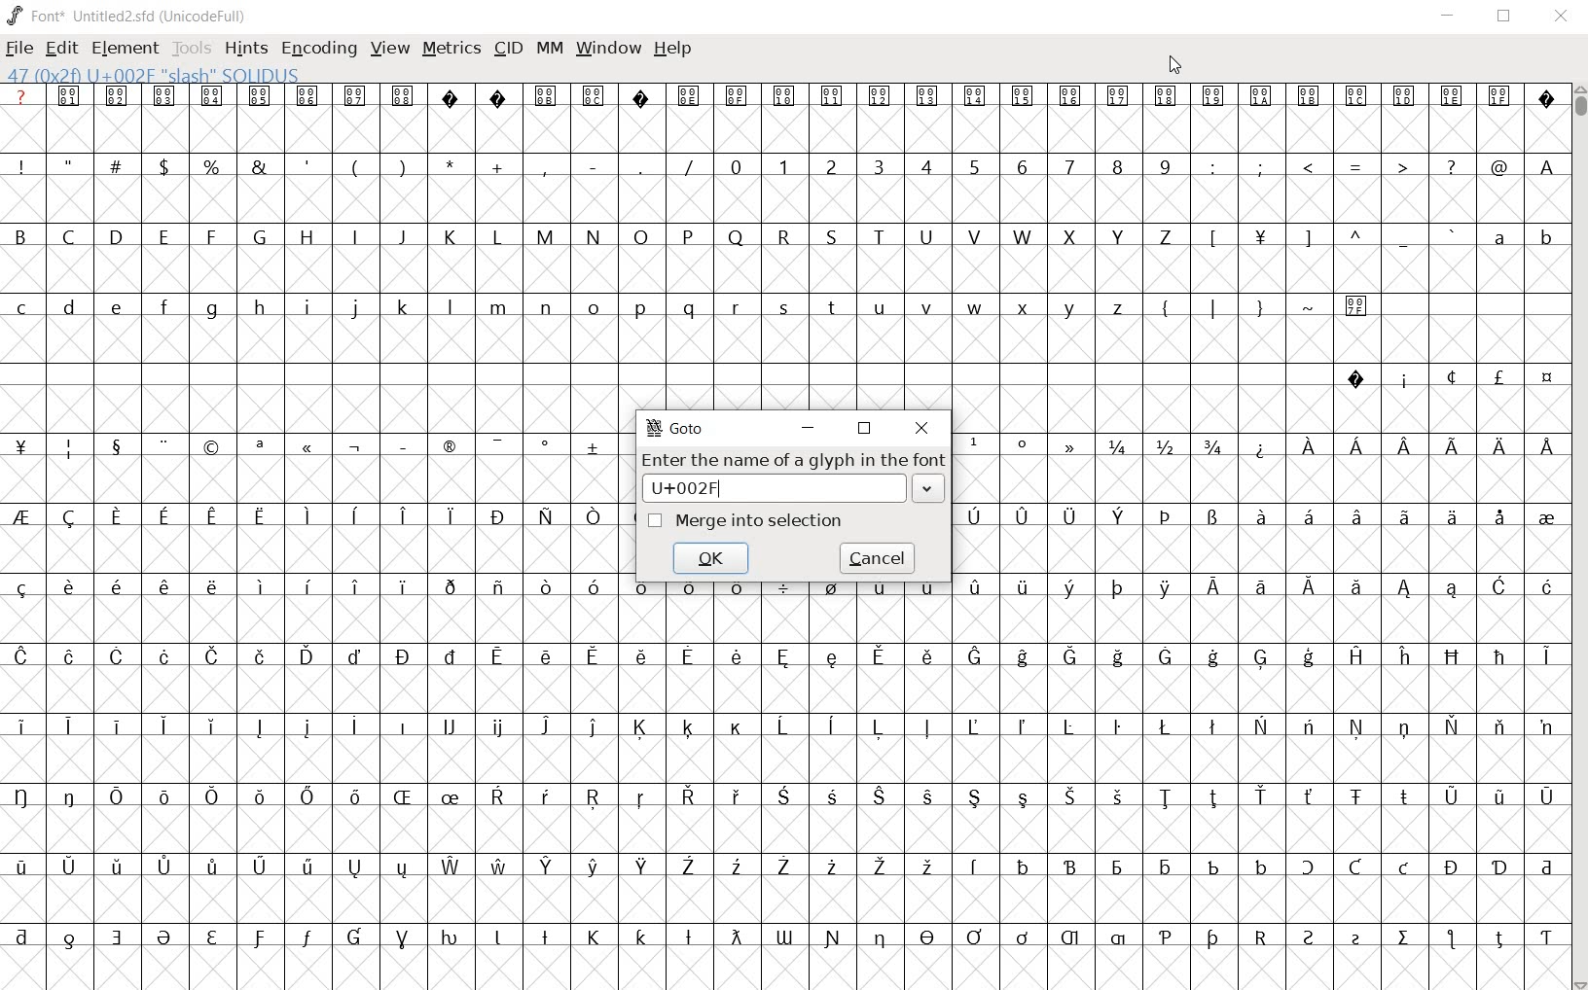 This screenshot has height=990, width=1588. What do you see at coordinates (811, 429) in the screenshot?
I see `minimize` at bounding box center [811, 429].